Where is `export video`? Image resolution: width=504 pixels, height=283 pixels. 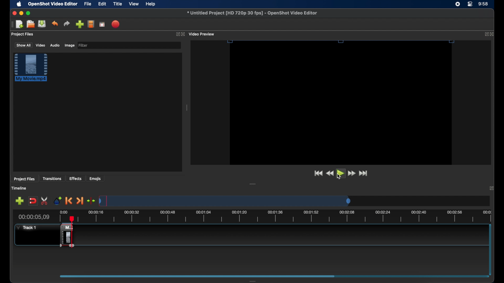
export video is located at coordinates (116, 24).